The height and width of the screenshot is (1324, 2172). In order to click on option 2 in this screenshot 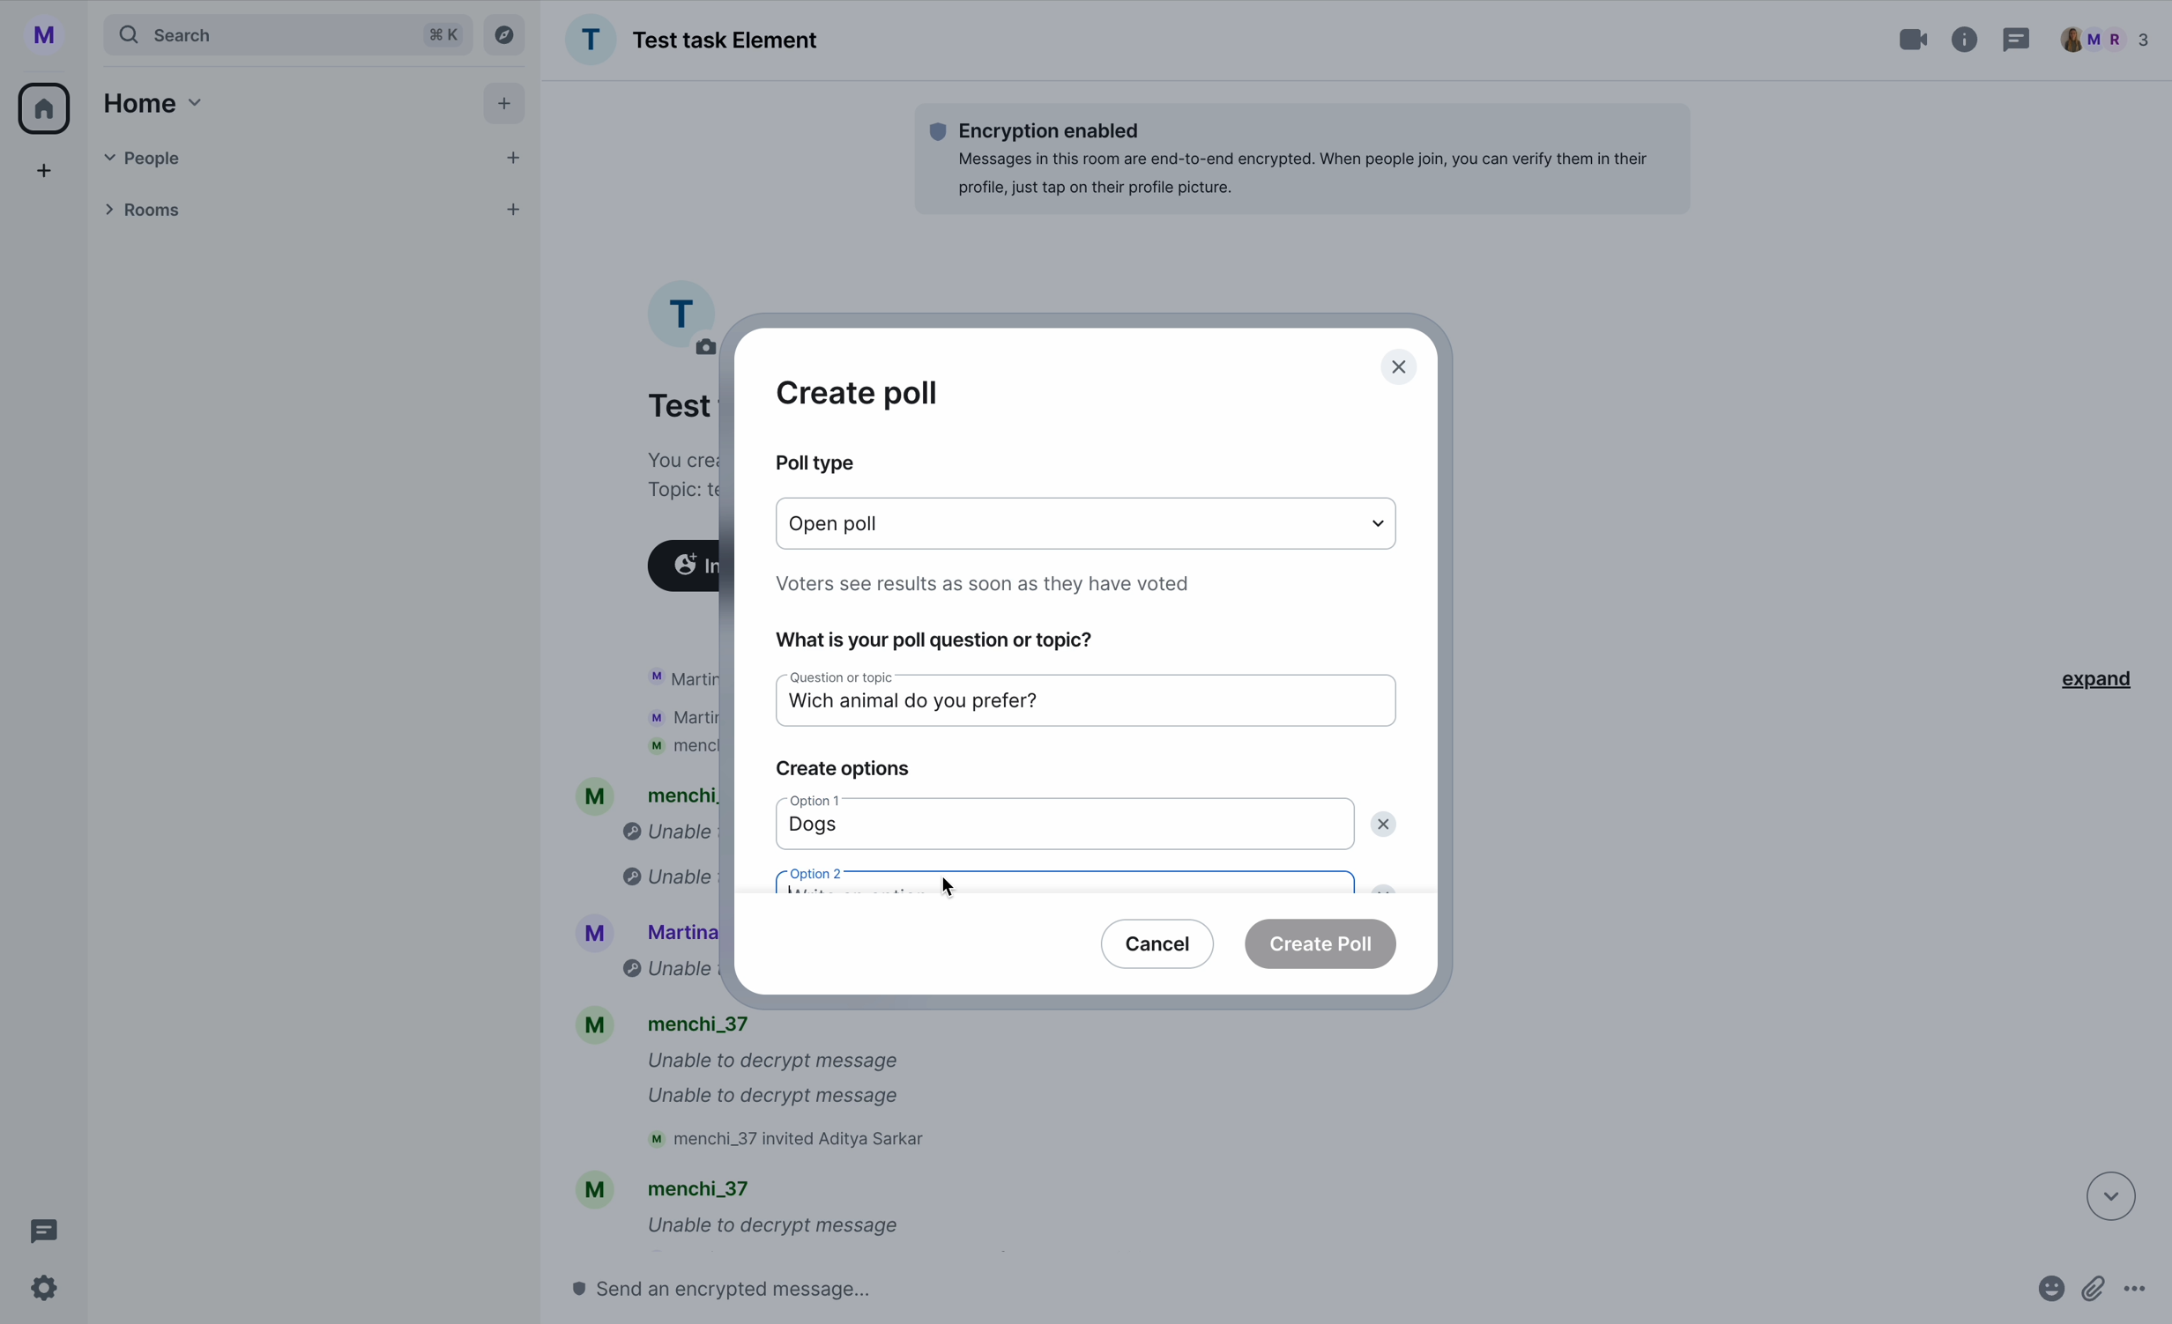, I will do `click(1066, 878)`.